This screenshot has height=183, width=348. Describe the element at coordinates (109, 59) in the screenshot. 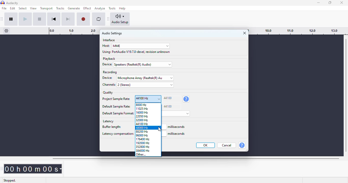

I see `playback` at that location.